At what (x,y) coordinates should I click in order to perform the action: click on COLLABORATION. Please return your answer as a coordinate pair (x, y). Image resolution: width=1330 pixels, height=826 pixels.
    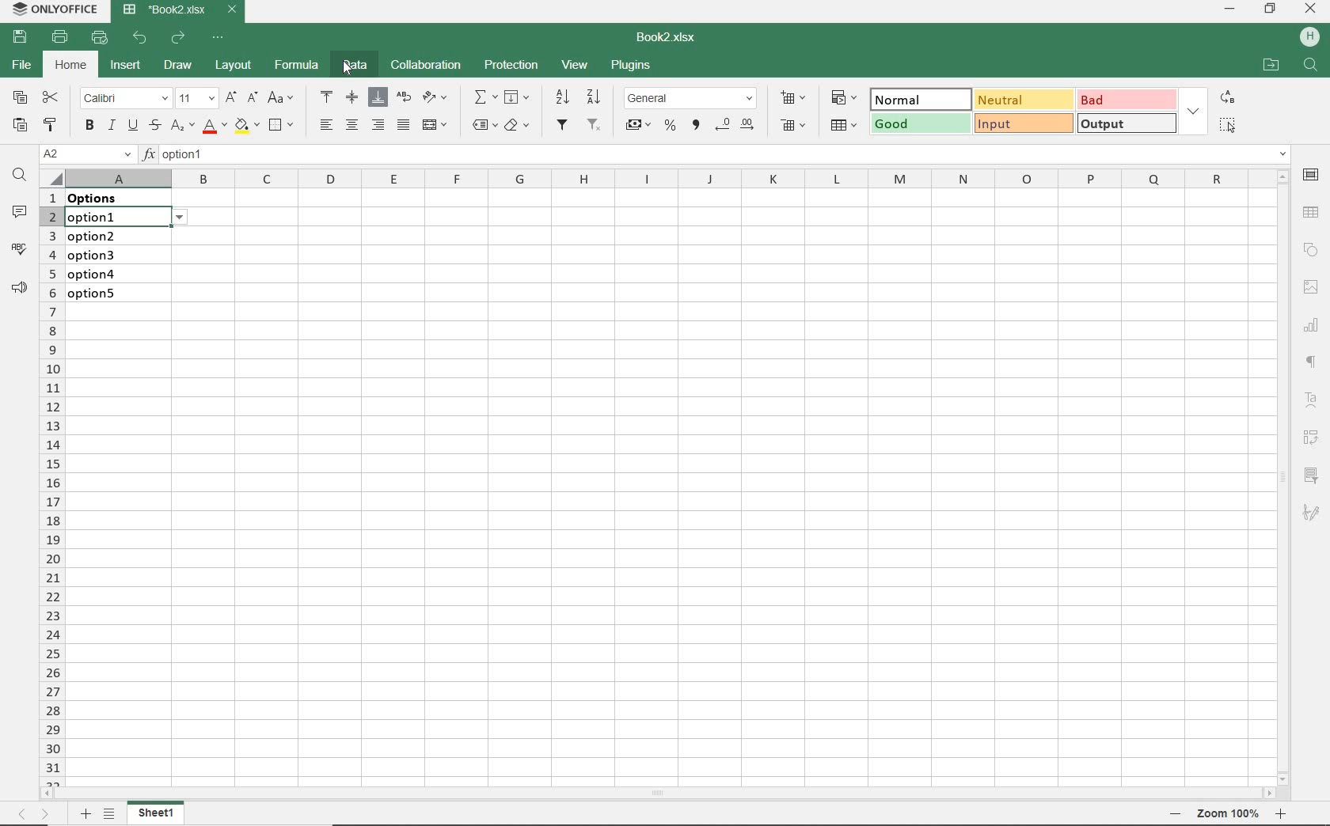
    Looking at the image, I should click on (427, 64).